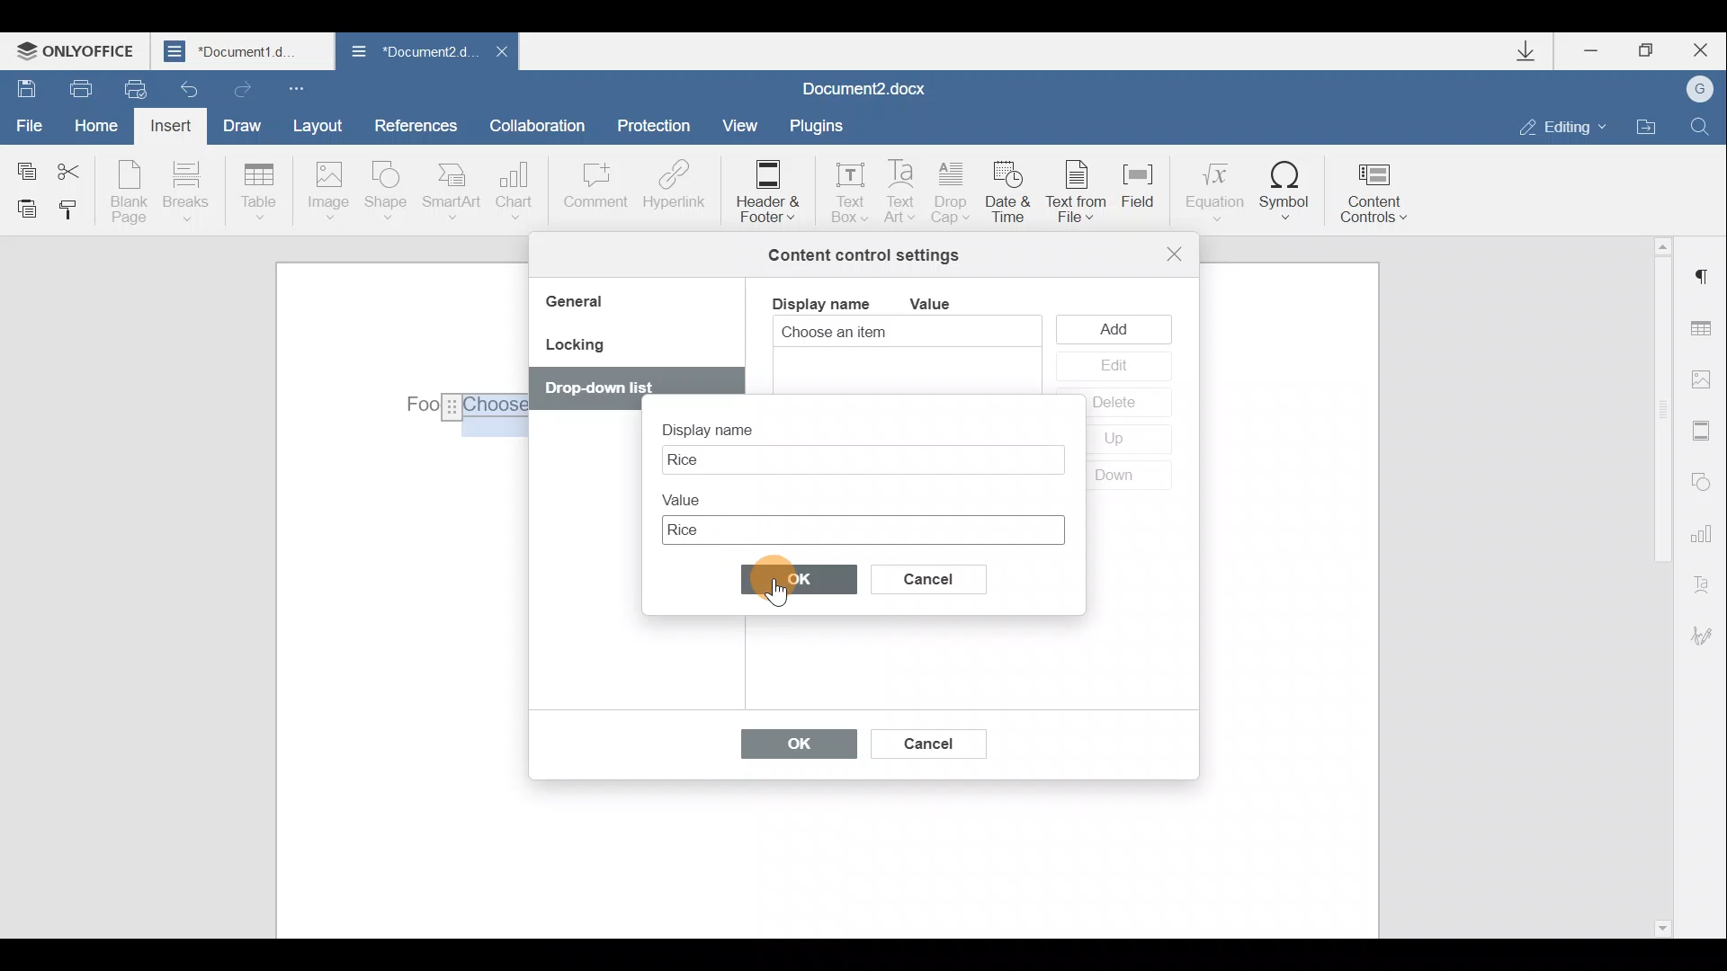  Describe the element at coordinates (766, 190) in the screenshot. I see `Header & footer` at that location.